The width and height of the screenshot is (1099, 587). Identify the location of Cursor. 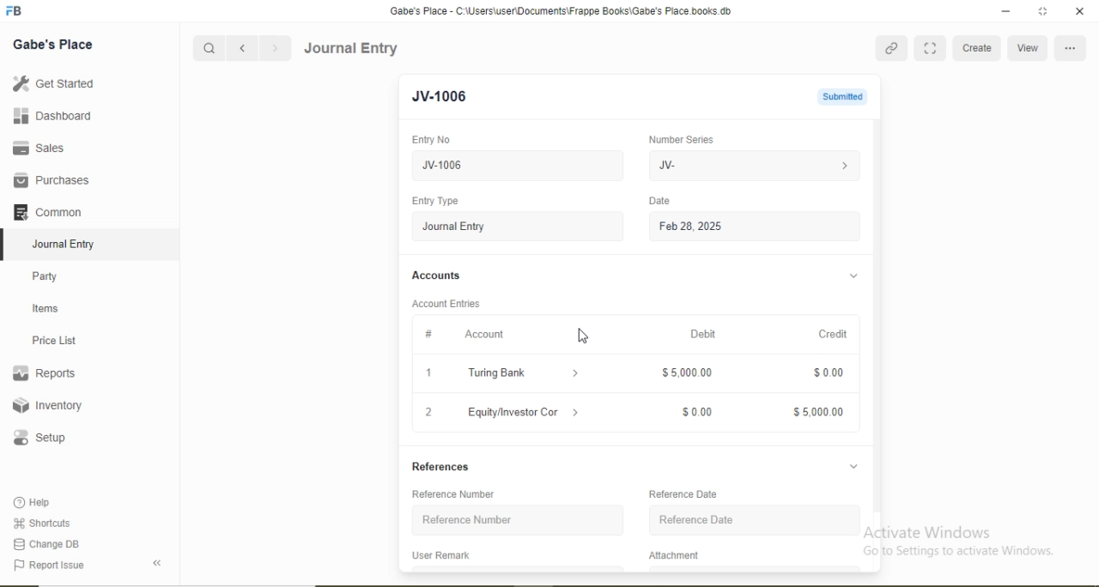
(581, 337).